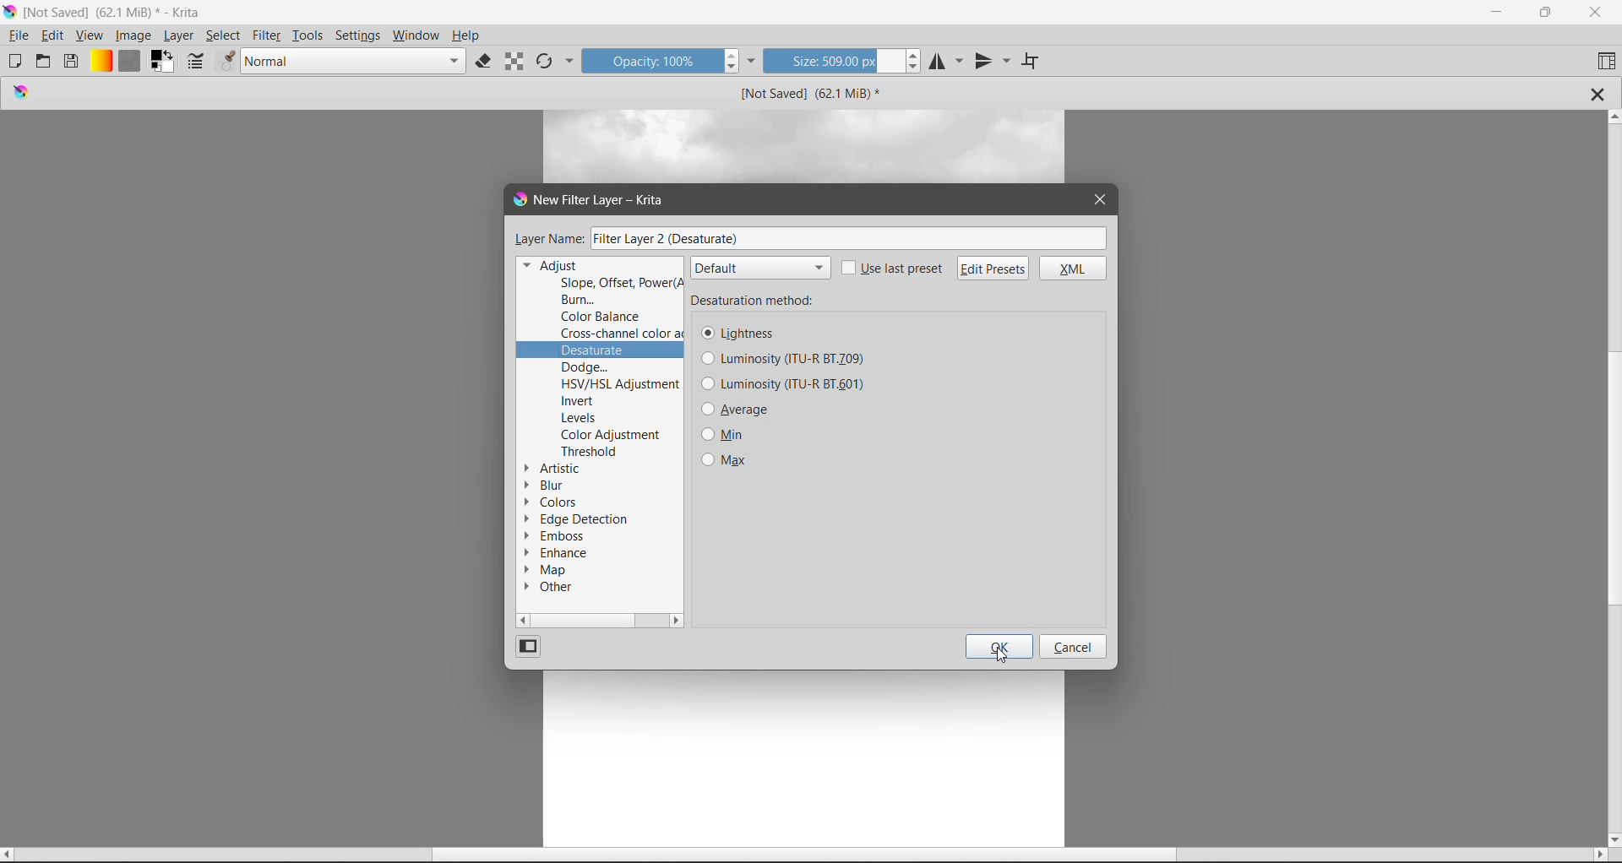  Describe the element at coordinates (549, 570) in the screenshot. I see `Map` at that location.